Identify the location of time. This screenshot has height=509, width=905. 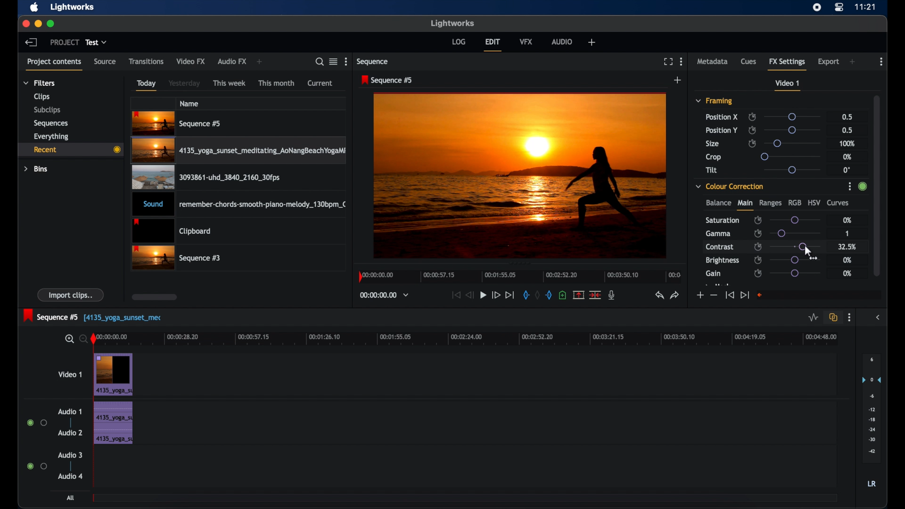
(865, 7).